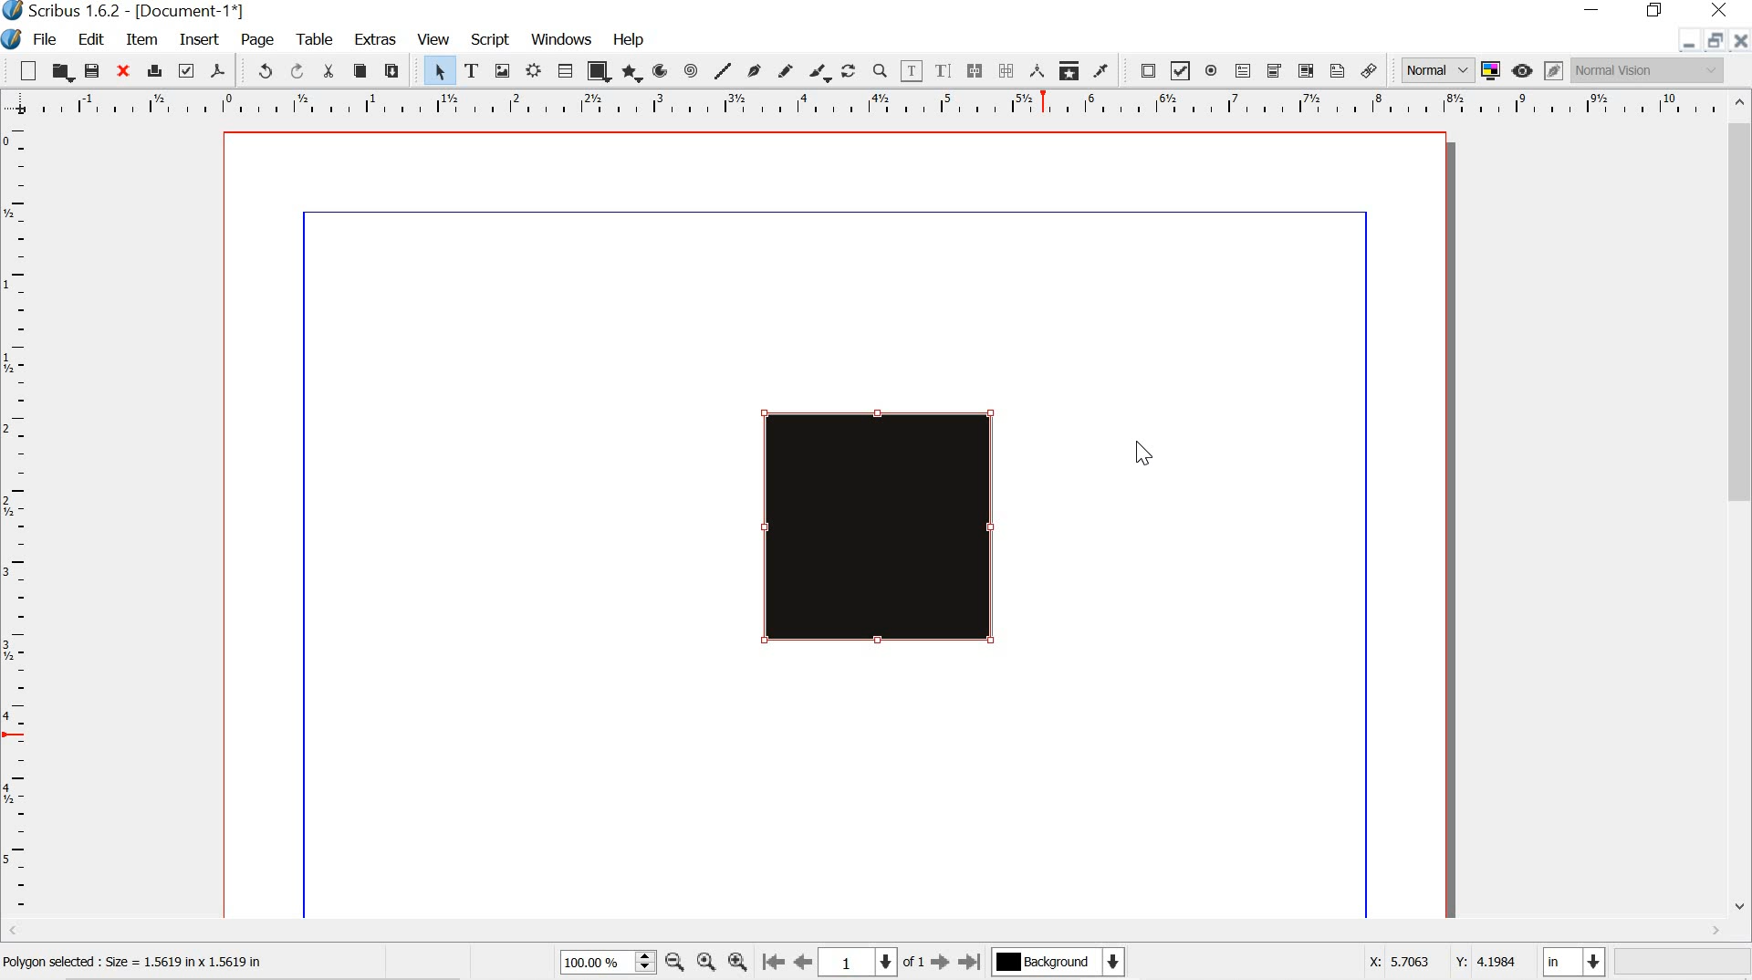 This screenshot has width=1752, height=980. What do you see at coordinates (913, 964) in the screenshot?
I see `of 1` at bounding box center [913, 964].